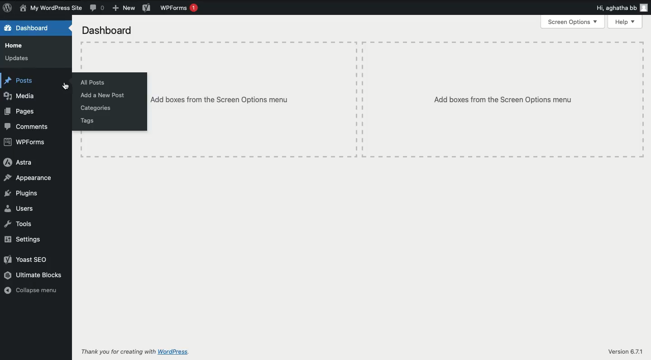 The image size is (651, 360). I want to click on Appearance, so click(29, 179).